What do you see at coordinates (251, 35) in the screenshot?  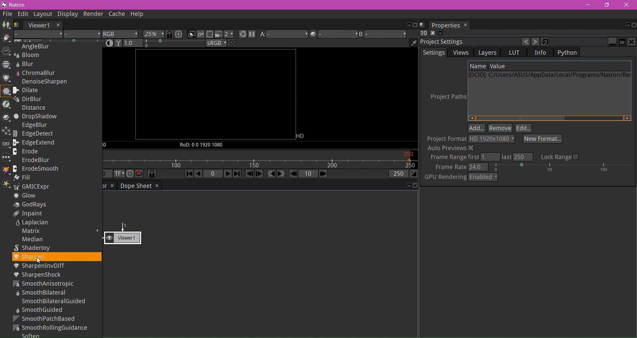 I see `Pause Updates` at bounding box center [251, 35].